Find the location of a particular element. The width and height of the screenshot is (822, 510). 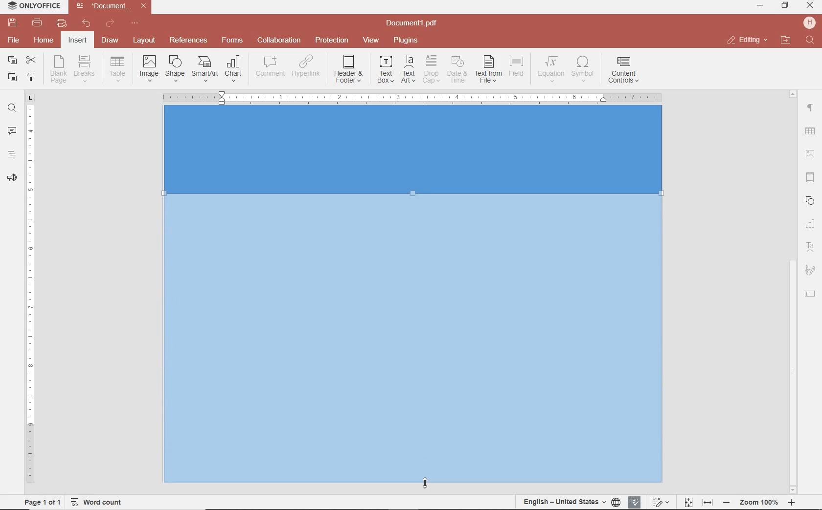

view is located at coordinates (371, 41).